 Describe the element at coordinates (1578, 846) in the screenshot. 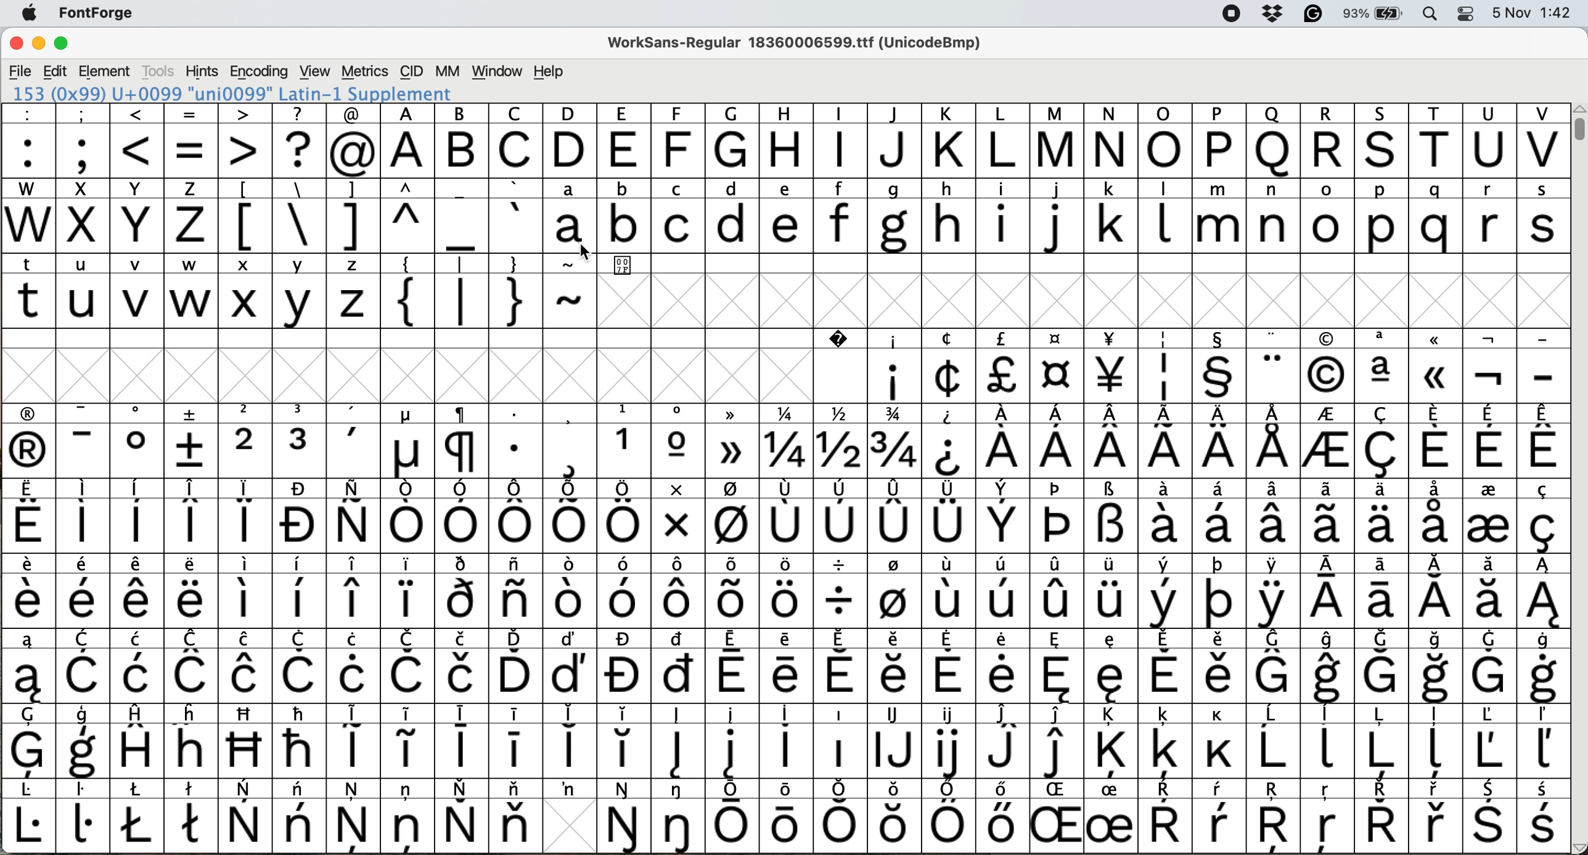

I see `scroll button` at that location.